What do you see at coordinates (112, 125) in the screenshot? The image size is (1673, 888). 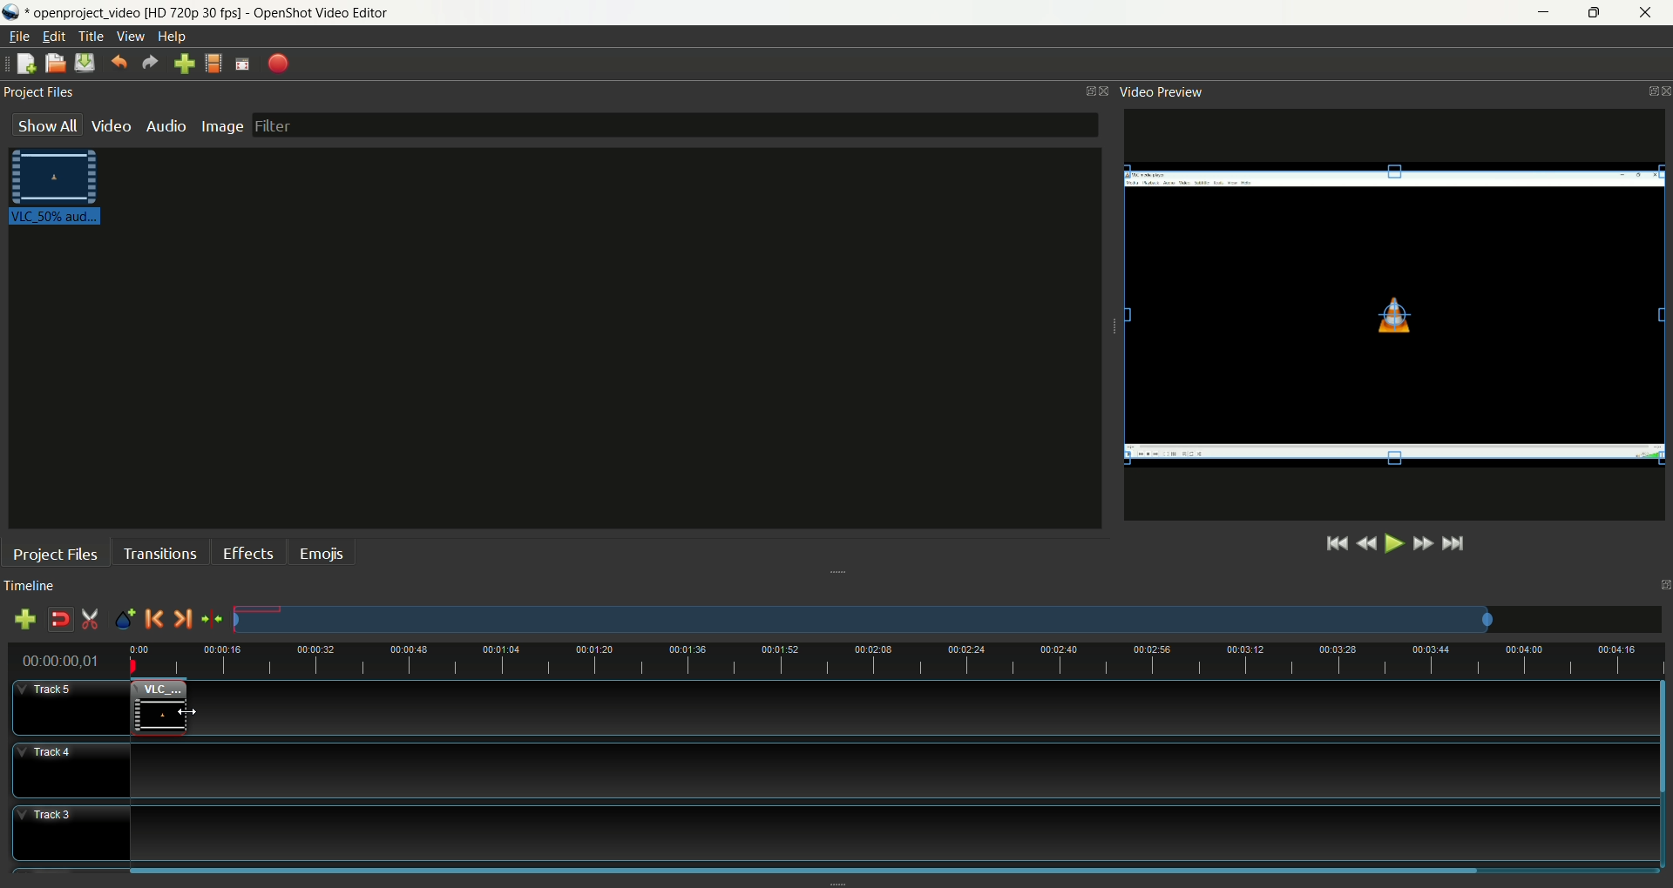 I see `video` at bounding box center [112, 125].